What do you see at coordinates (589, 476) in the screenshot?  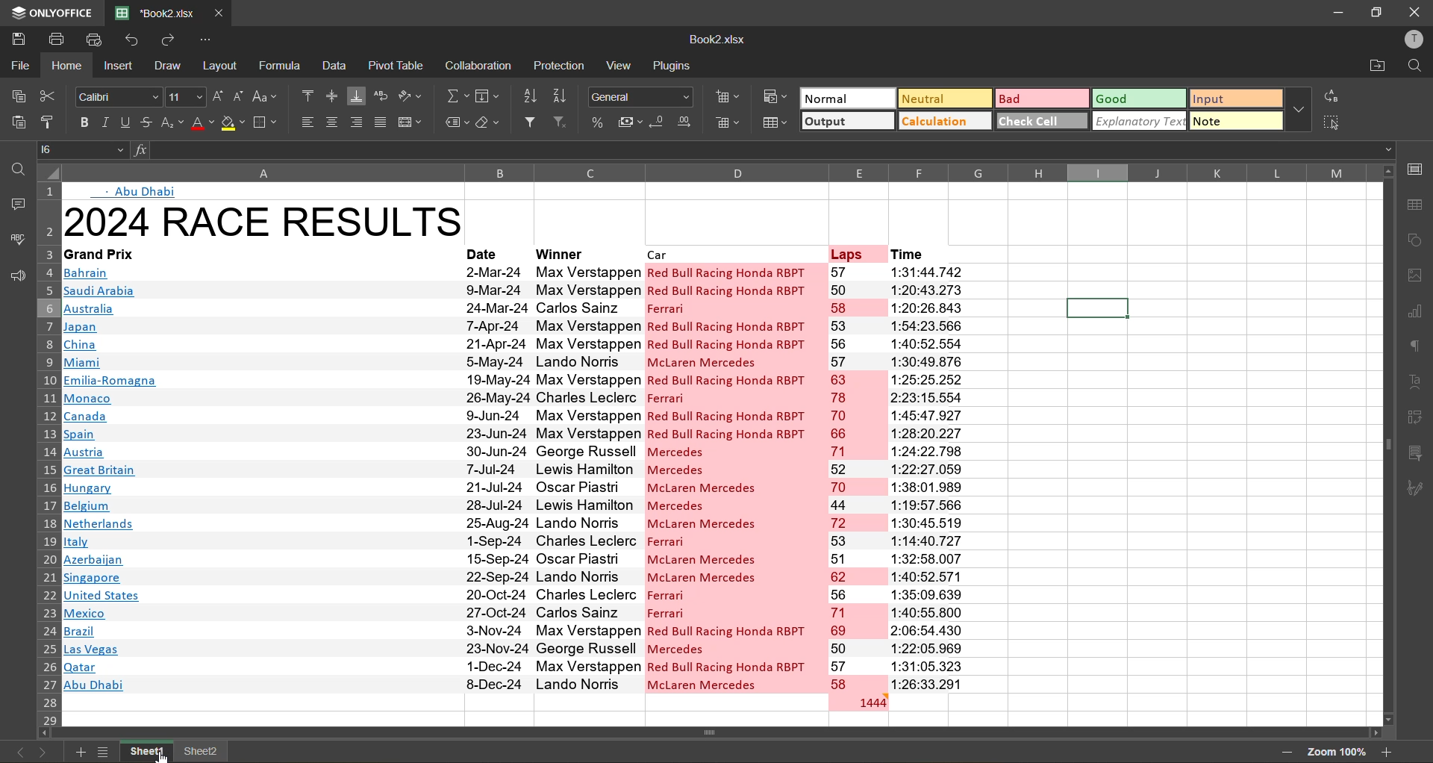 I see `winner name` at bounding box center [589, 476].